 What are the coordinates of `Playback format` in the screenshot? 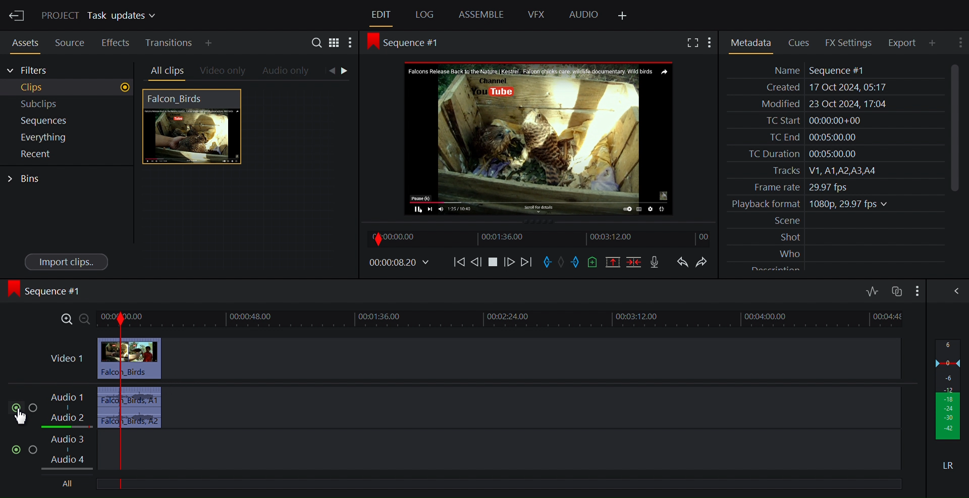 It's located at (834, 204).